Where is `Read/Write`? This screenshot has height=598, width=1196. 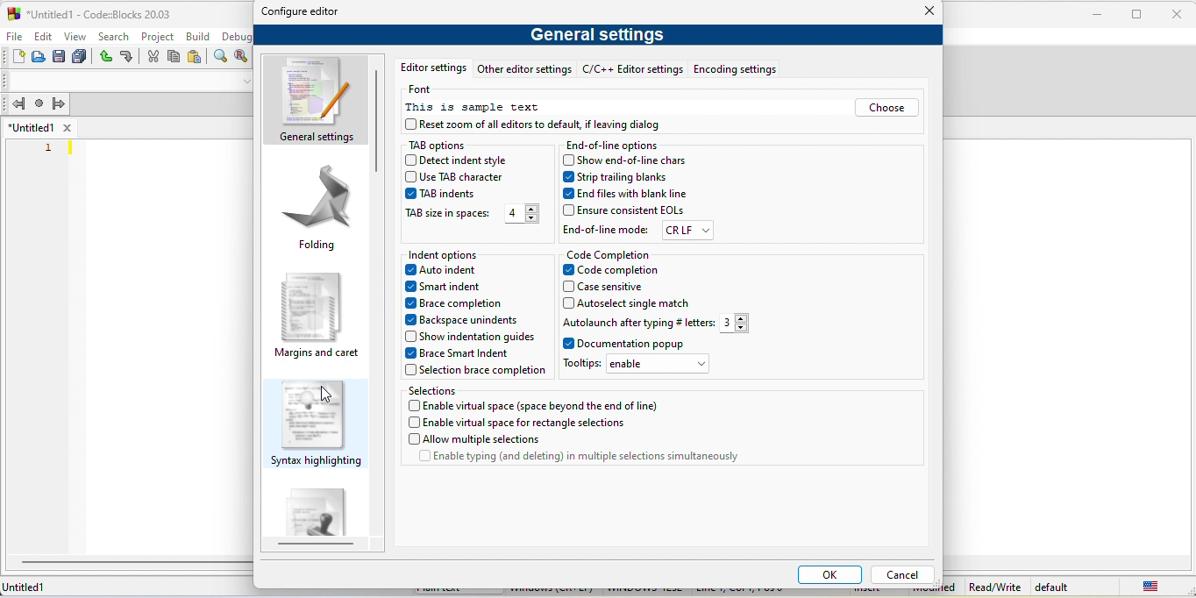
Read/Write is located at coordinates (994, 587).